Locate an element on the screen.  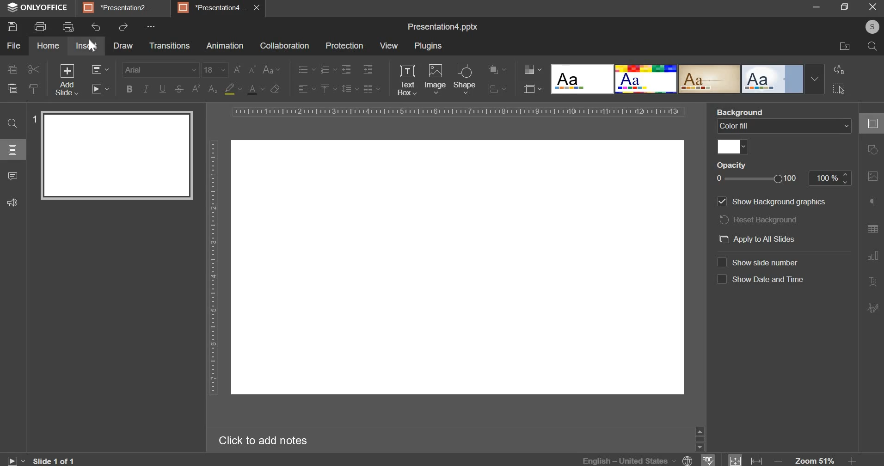
more is located at coordinates (156, 25).